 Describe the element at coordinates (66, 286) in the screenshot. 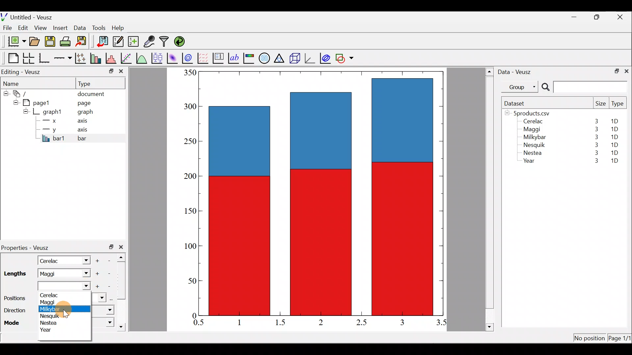

I see `Length dropdown` at that location.